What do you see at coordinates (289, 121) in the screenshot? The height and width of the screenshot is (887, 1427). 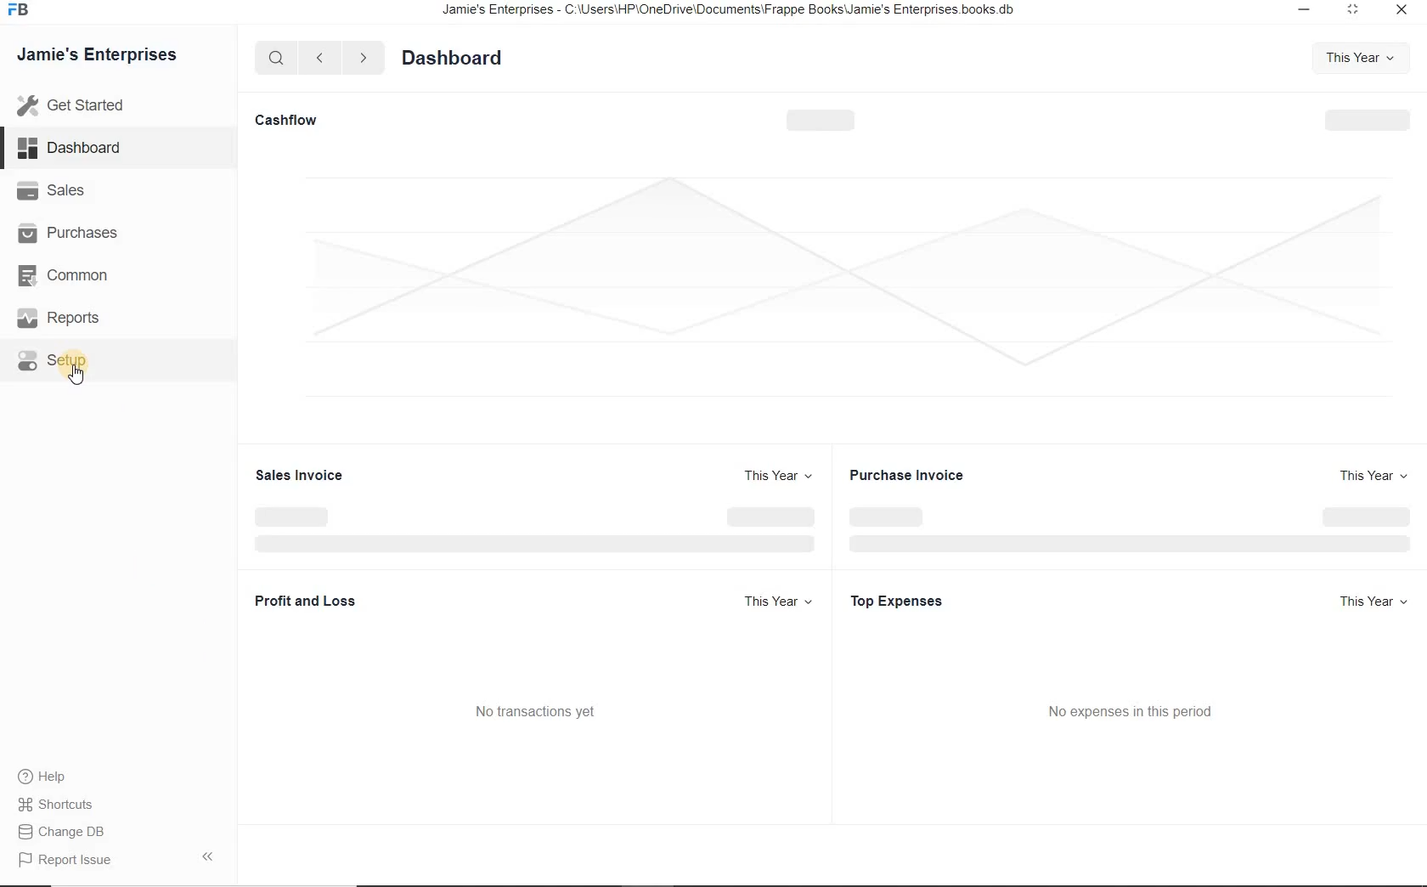 I see `Cashflow` at bounding box center [289, 121].